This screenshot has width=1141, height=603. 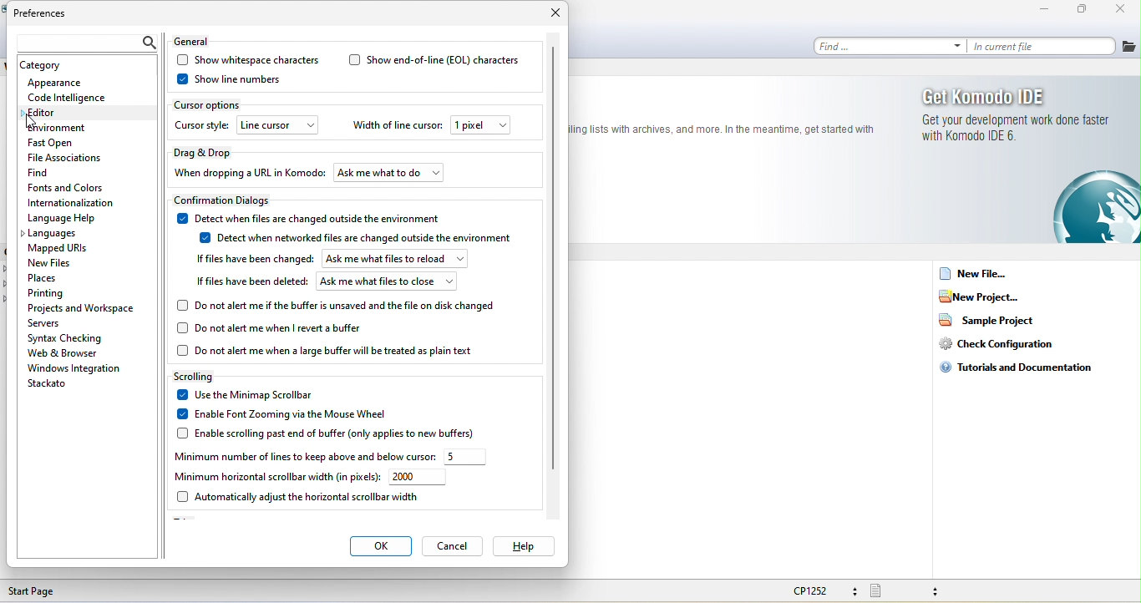 I want to click on files, so click(x=1129, y=47).